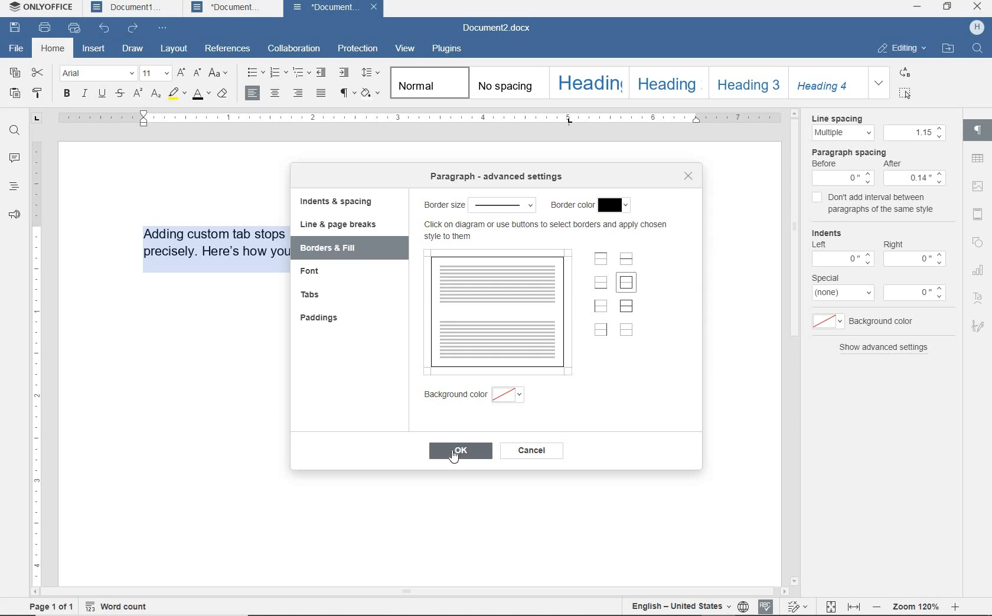 The image size is (992, 616). Describe the element at coordinates (979, 294) in the screenshot. I see `text art` at that location.